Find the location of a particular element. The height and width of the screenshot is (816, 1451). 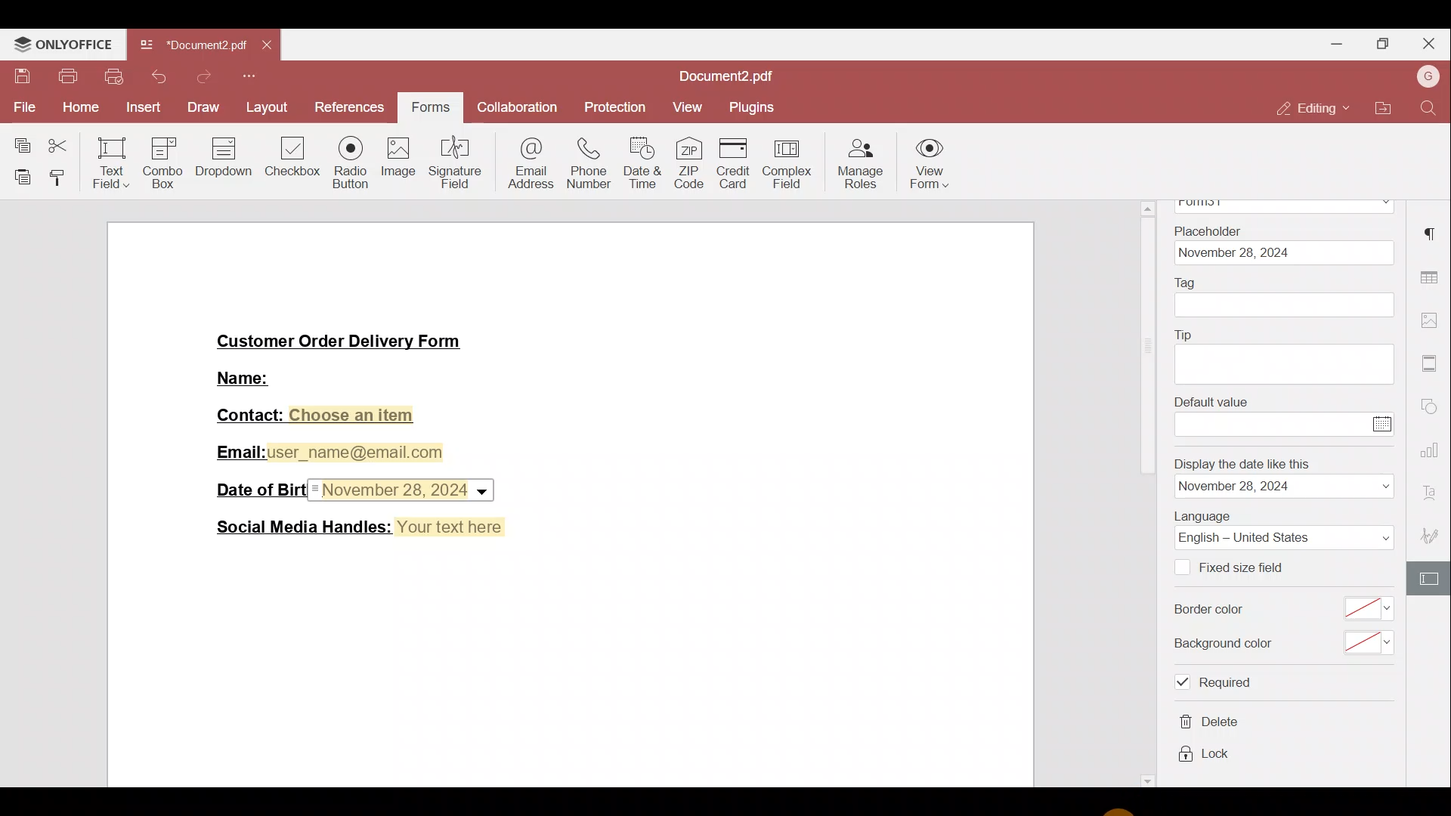

Quick print is located at coordinates (113, 76).